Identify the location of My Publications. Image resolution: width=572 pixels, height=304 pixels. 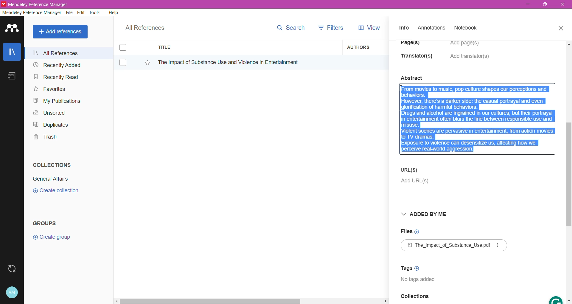
(56, 101).